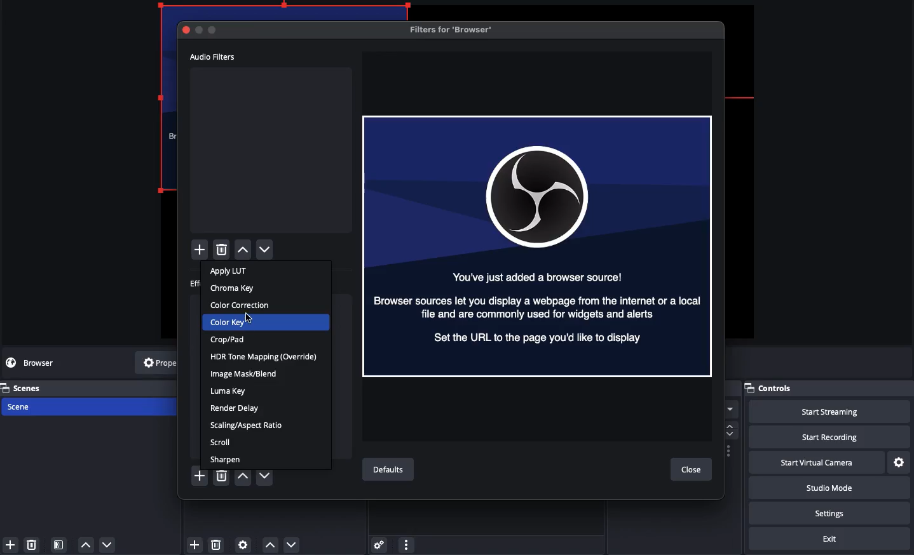 This screenshot has width=914, height=555. Describe the element at coordinates (244, 373) in the screenshot. I see `Image mask blend` at that location.